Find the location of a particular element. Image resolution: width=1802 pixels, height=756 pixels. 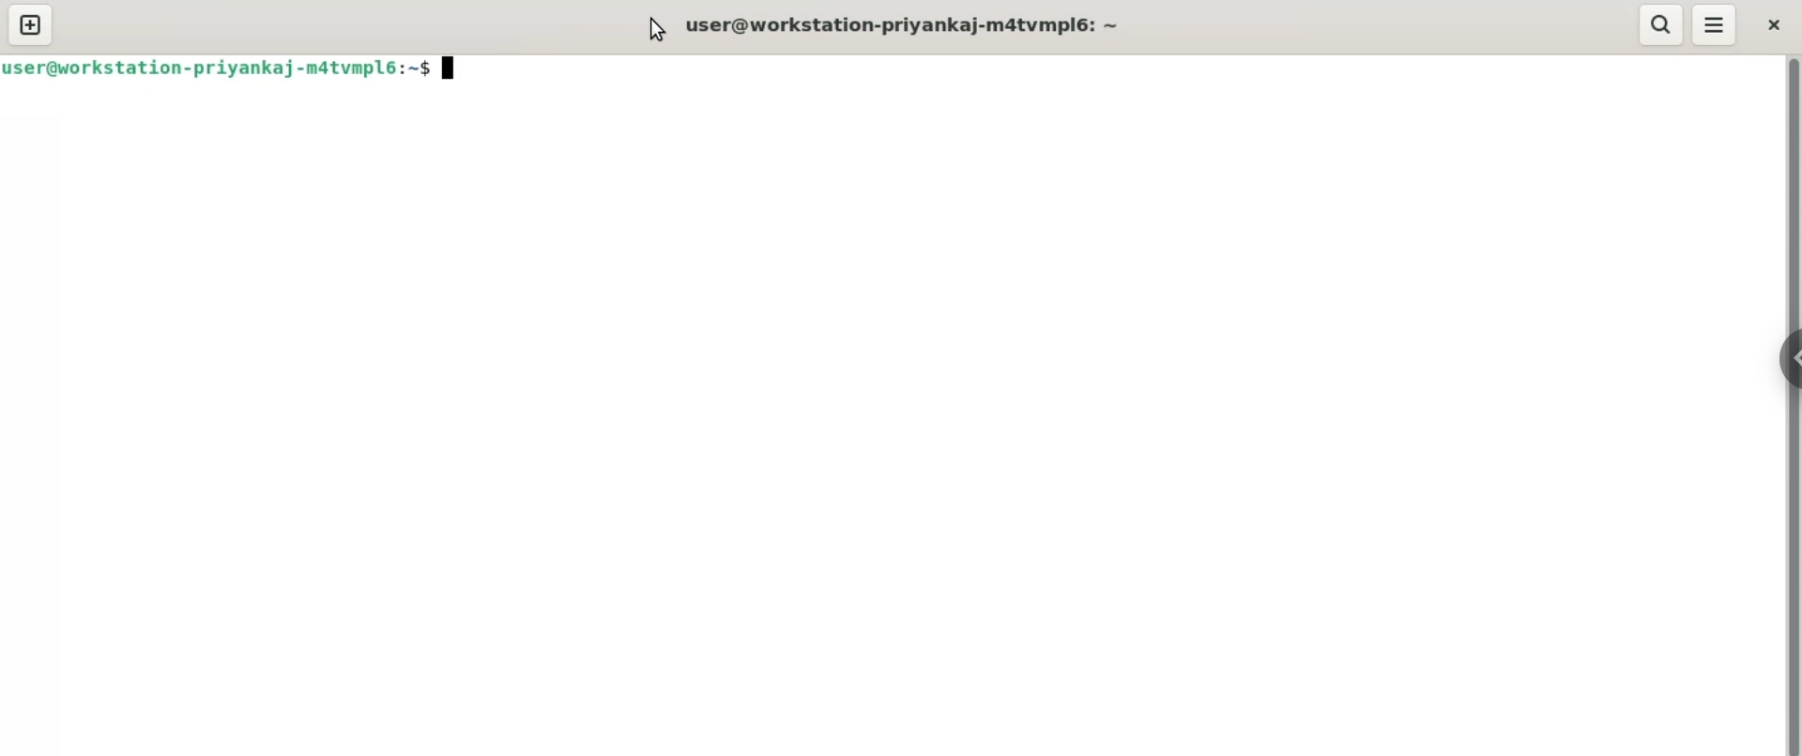

user@workstation-priyanka-m4tvmpl6:~$ is located at coordinates (238, 74).